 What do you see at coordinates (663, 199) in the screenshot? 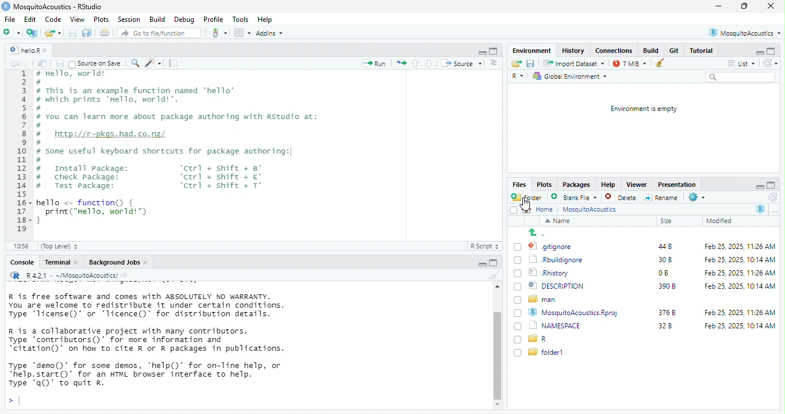
I see `rename` at bounding box center [663, 199].